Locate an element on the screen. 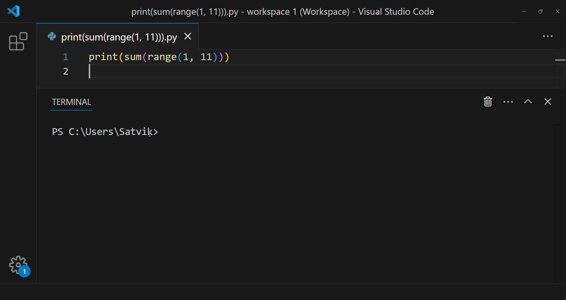 The height and width of the screenshot is (300, 566). close tab is located at coordinates (189, 35).